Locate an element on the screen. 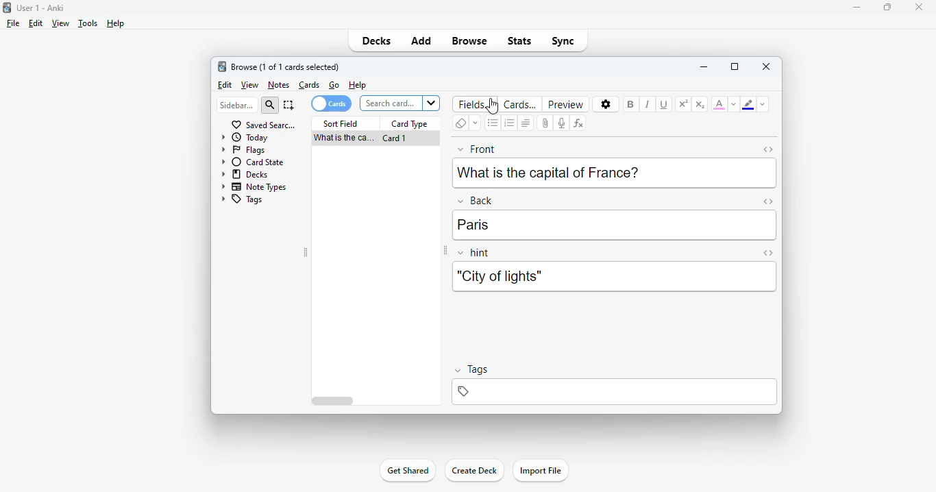 This screenshot has height=492, width=936. minimize is located at coordinates (704, 66).